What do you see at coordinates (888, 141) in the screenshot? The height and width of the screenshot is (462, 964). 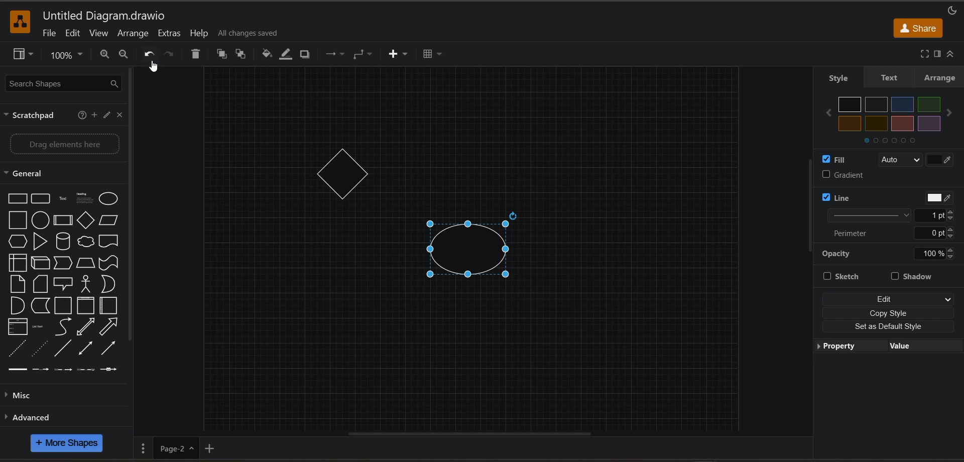 I see `Colors Navigator` at bounding box center [888, 141].